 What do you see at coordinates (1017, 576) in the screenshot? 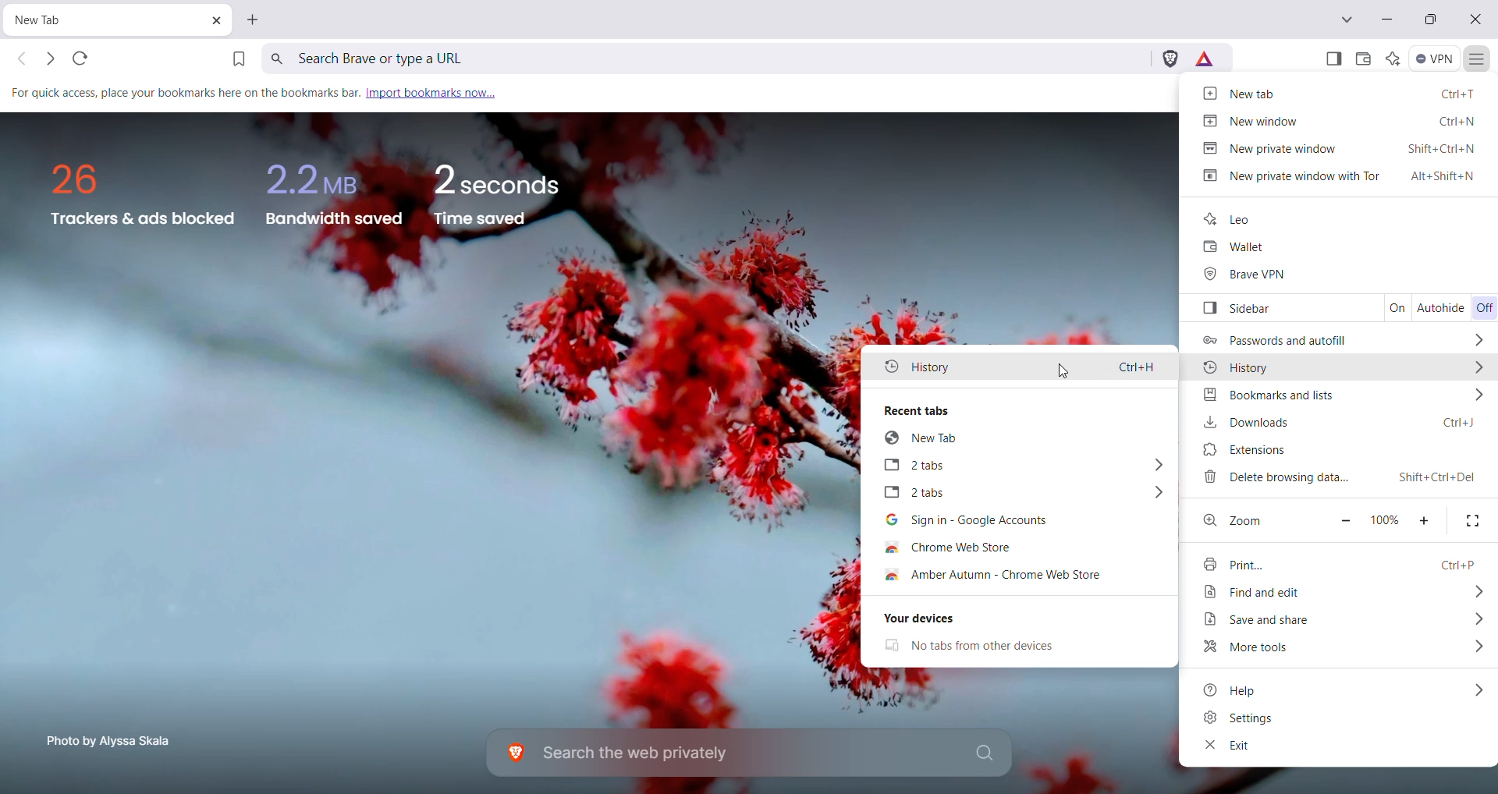
I see `Amber Autumn - Chrome Web Store` at bounding box center [1017, 576].